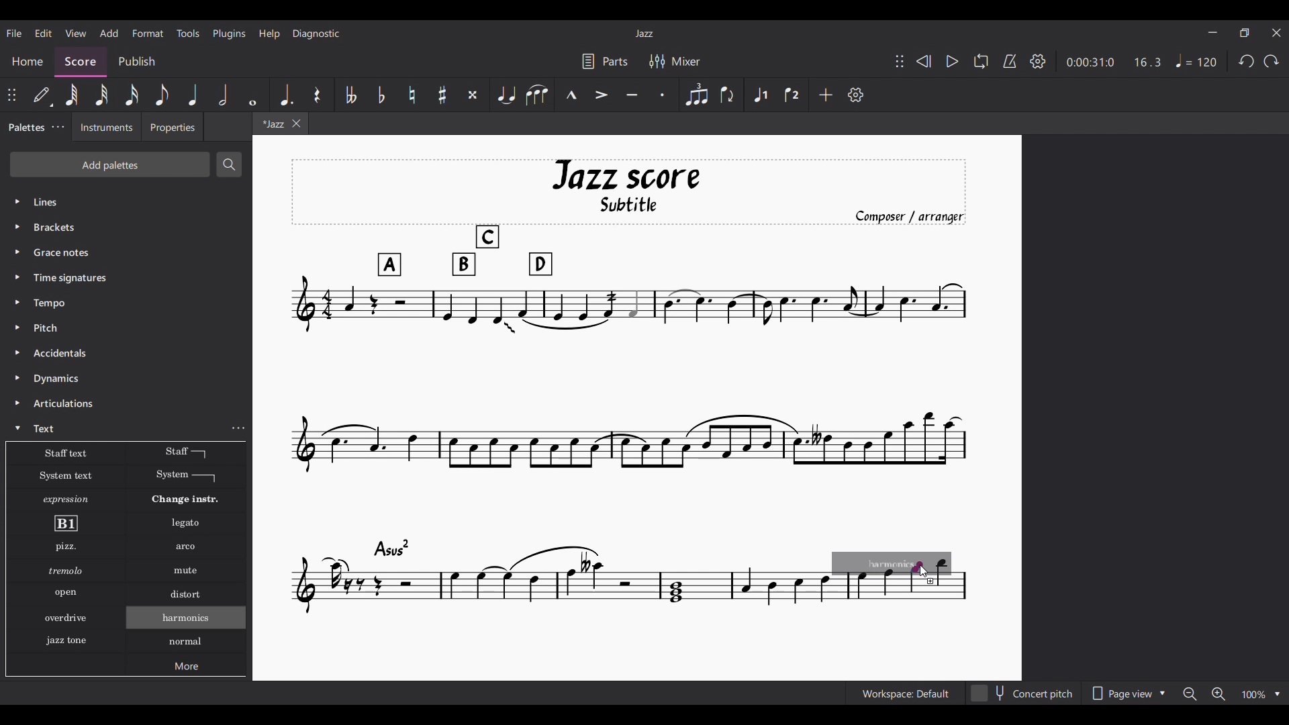  Describe the element at coordinates (506, 95) in the screenshot. I see `Tie` at that location.